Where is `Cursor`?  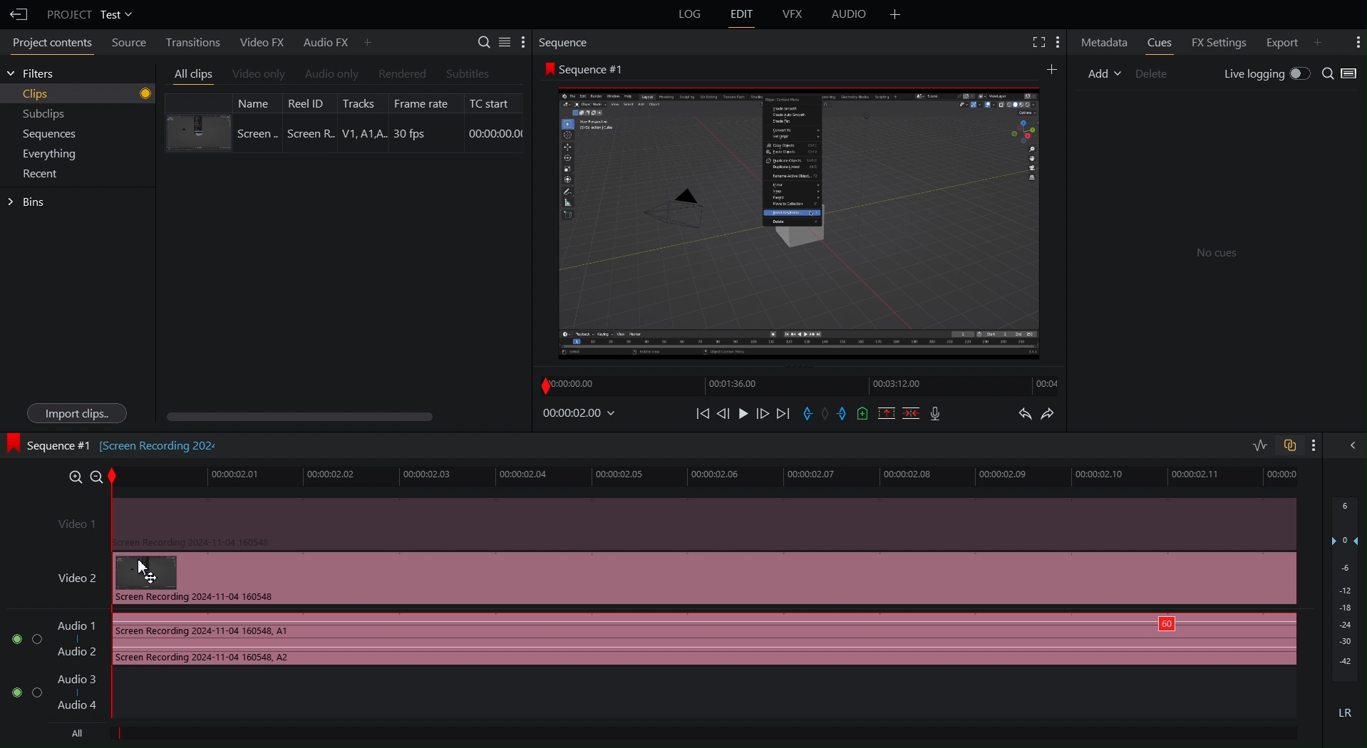 Cursor is located at coordinates (148, 571).